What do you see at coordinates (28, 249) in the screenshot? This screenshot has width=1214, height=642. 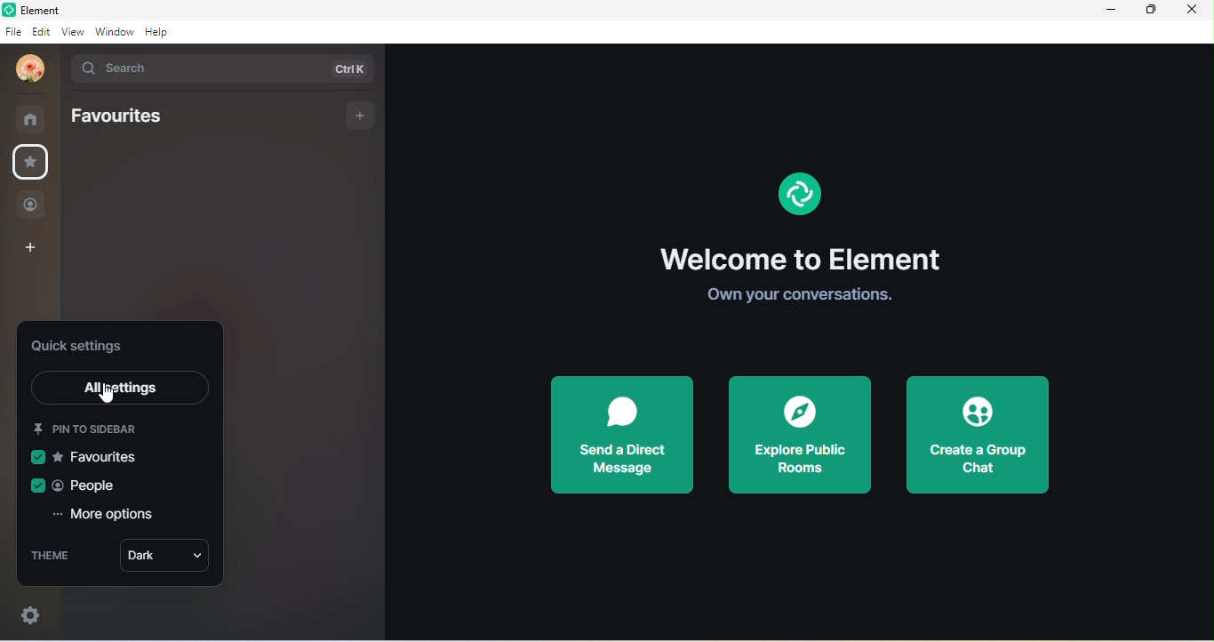 I see `create a space` at bounding box center [28, 249].